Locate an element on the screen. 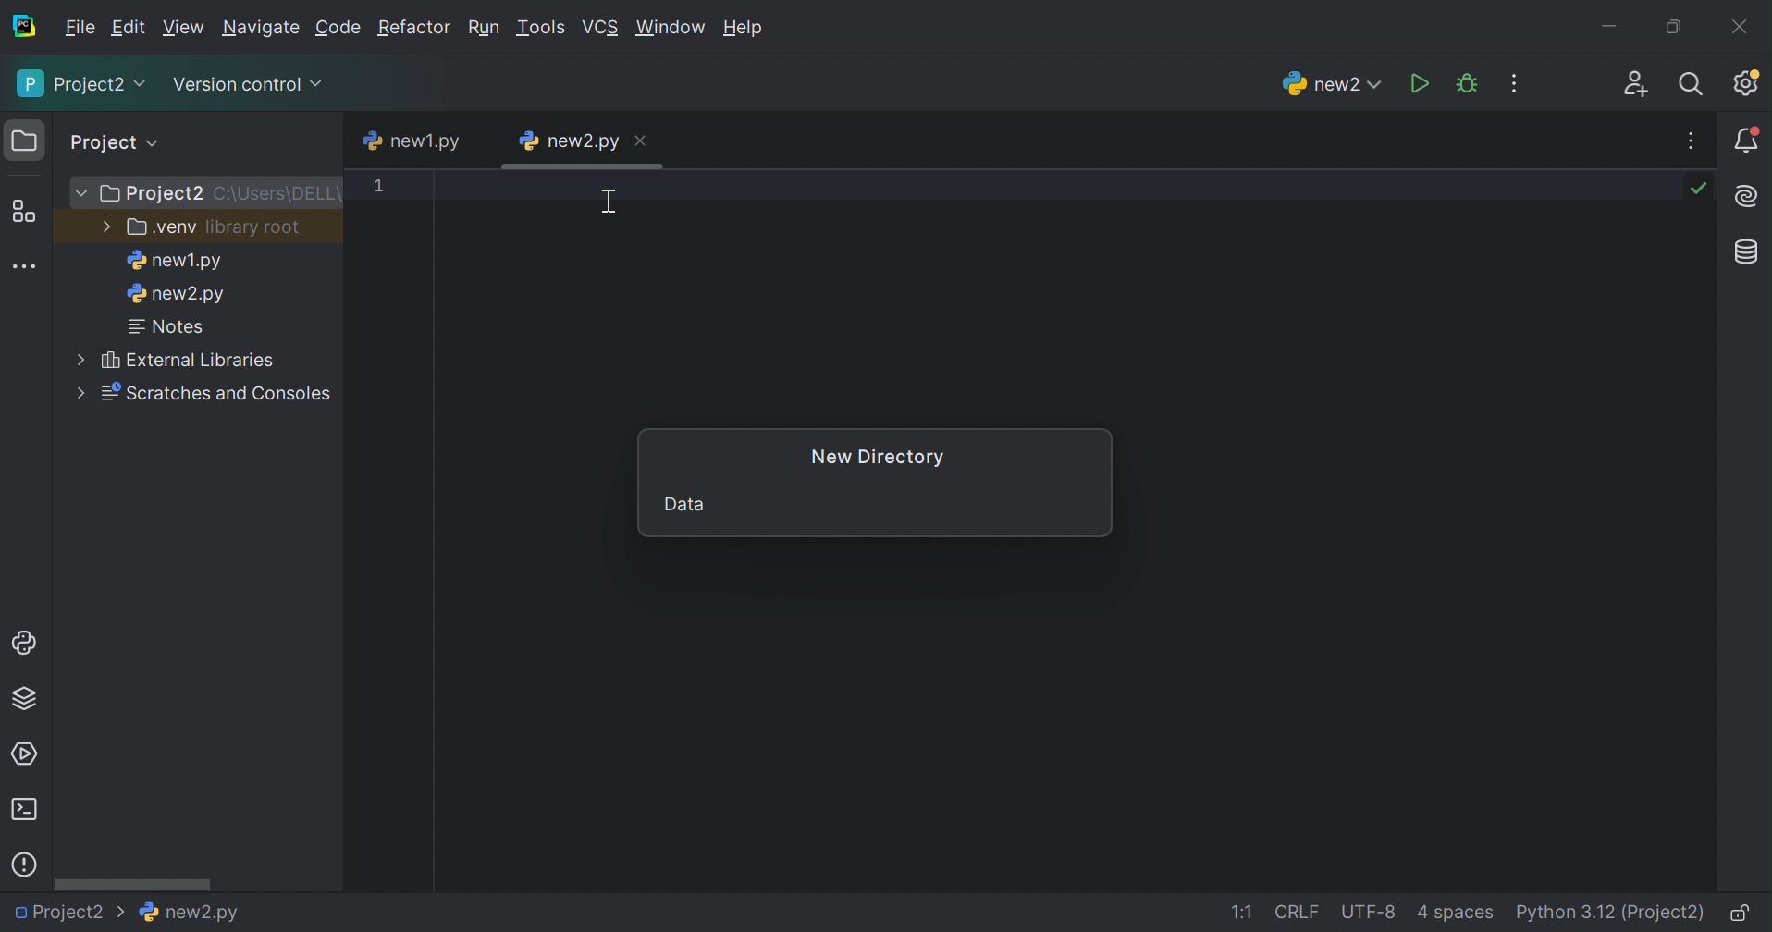  Version control is located at coordinates (247, 82).